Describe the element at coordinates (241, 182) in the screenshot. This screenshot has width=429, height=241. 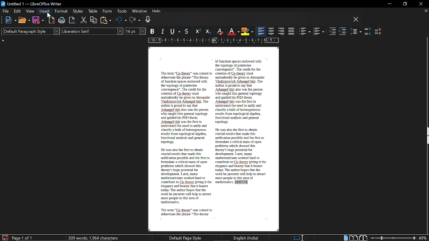
I see `18:07:25` at that location.